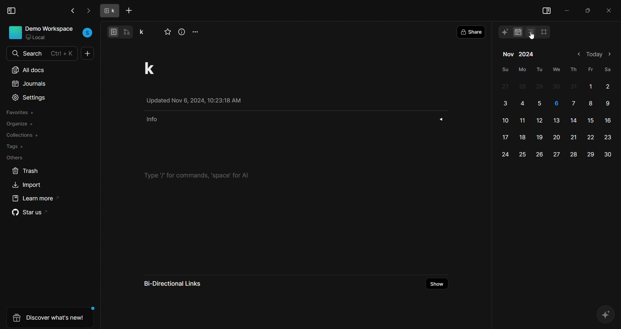 This screenshot has width=621, height=329. Describe the element at coordinates (88, 32) in the screenshot. I see `user` at that location.